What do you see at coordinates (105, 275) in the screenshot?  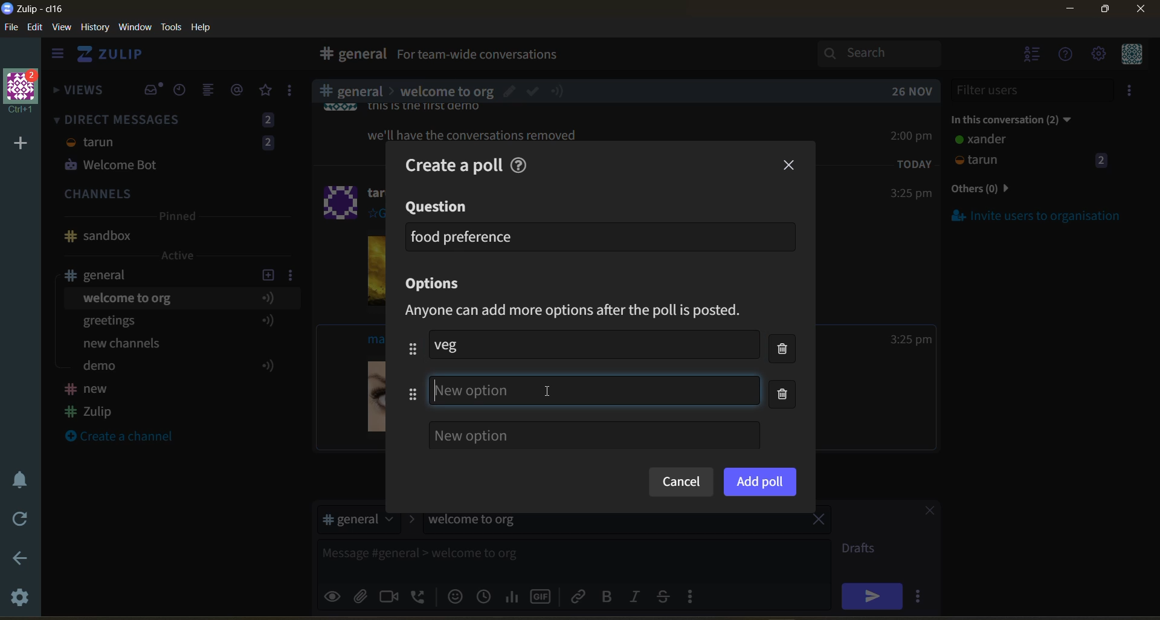 I see `channel name` at bounding box center [105, 275].